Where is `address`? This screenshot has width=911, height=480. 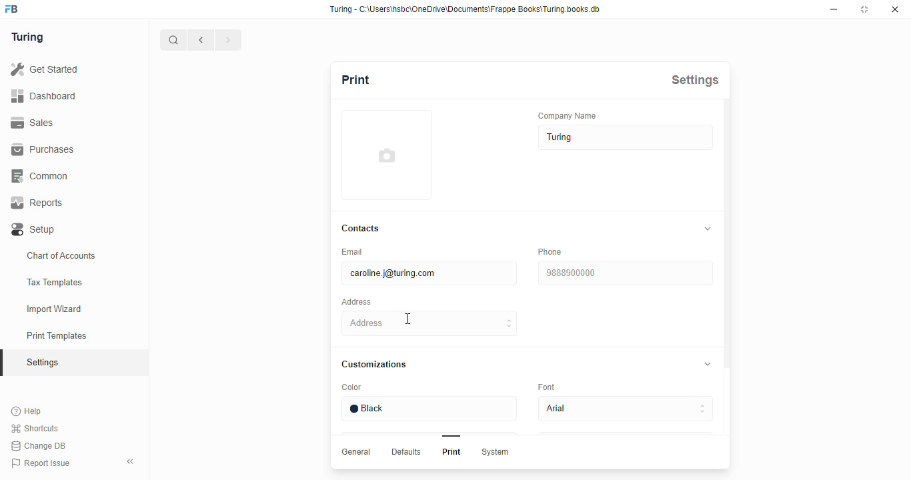 address is located at coordinates (429, 323).